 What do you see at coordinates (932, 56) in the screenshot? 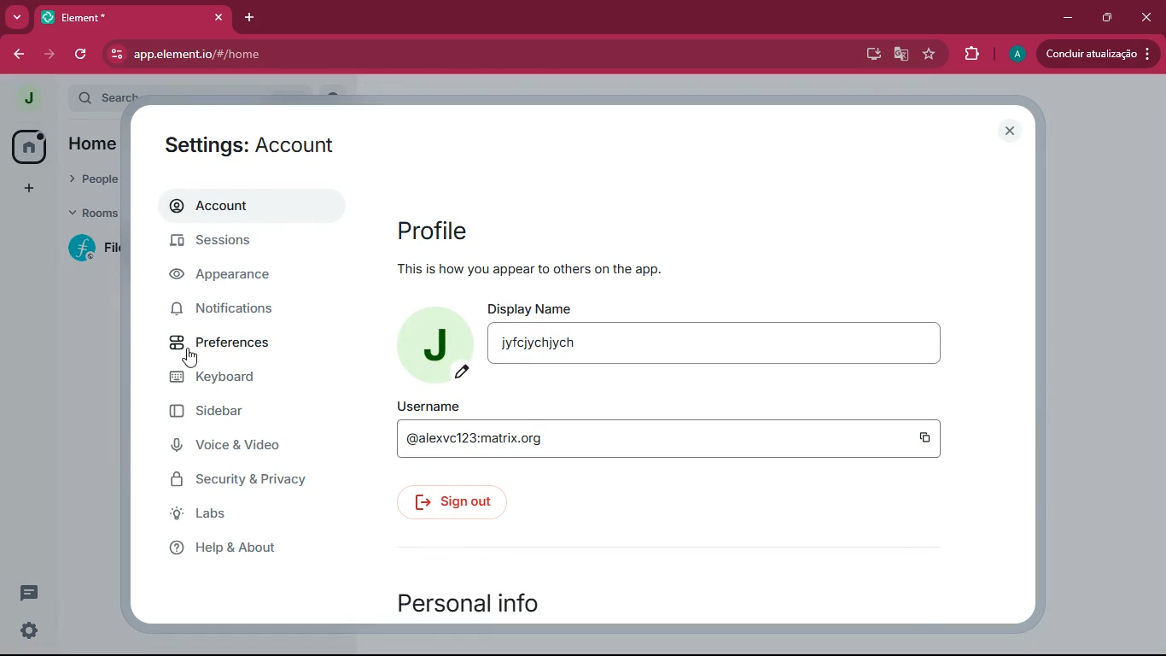
I see `favourite` at bounding box center [932, 56].